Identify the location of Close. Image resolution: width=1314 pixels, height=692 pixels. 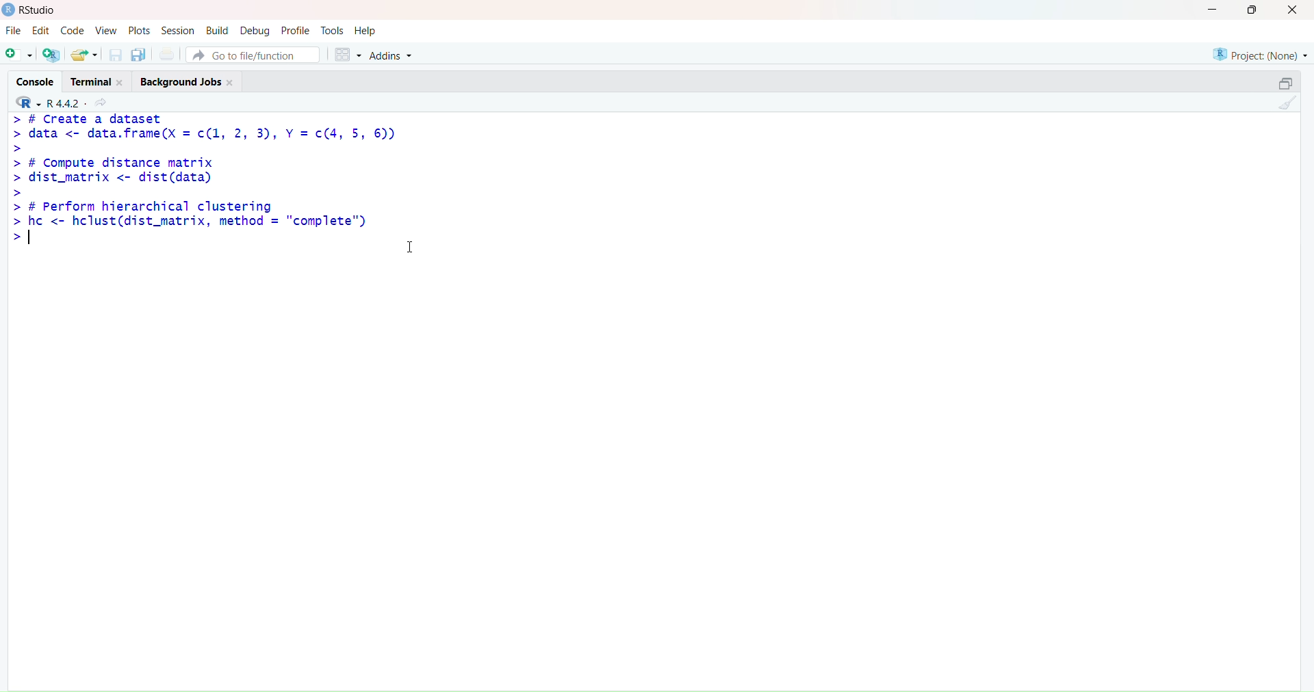
(1292, 14).